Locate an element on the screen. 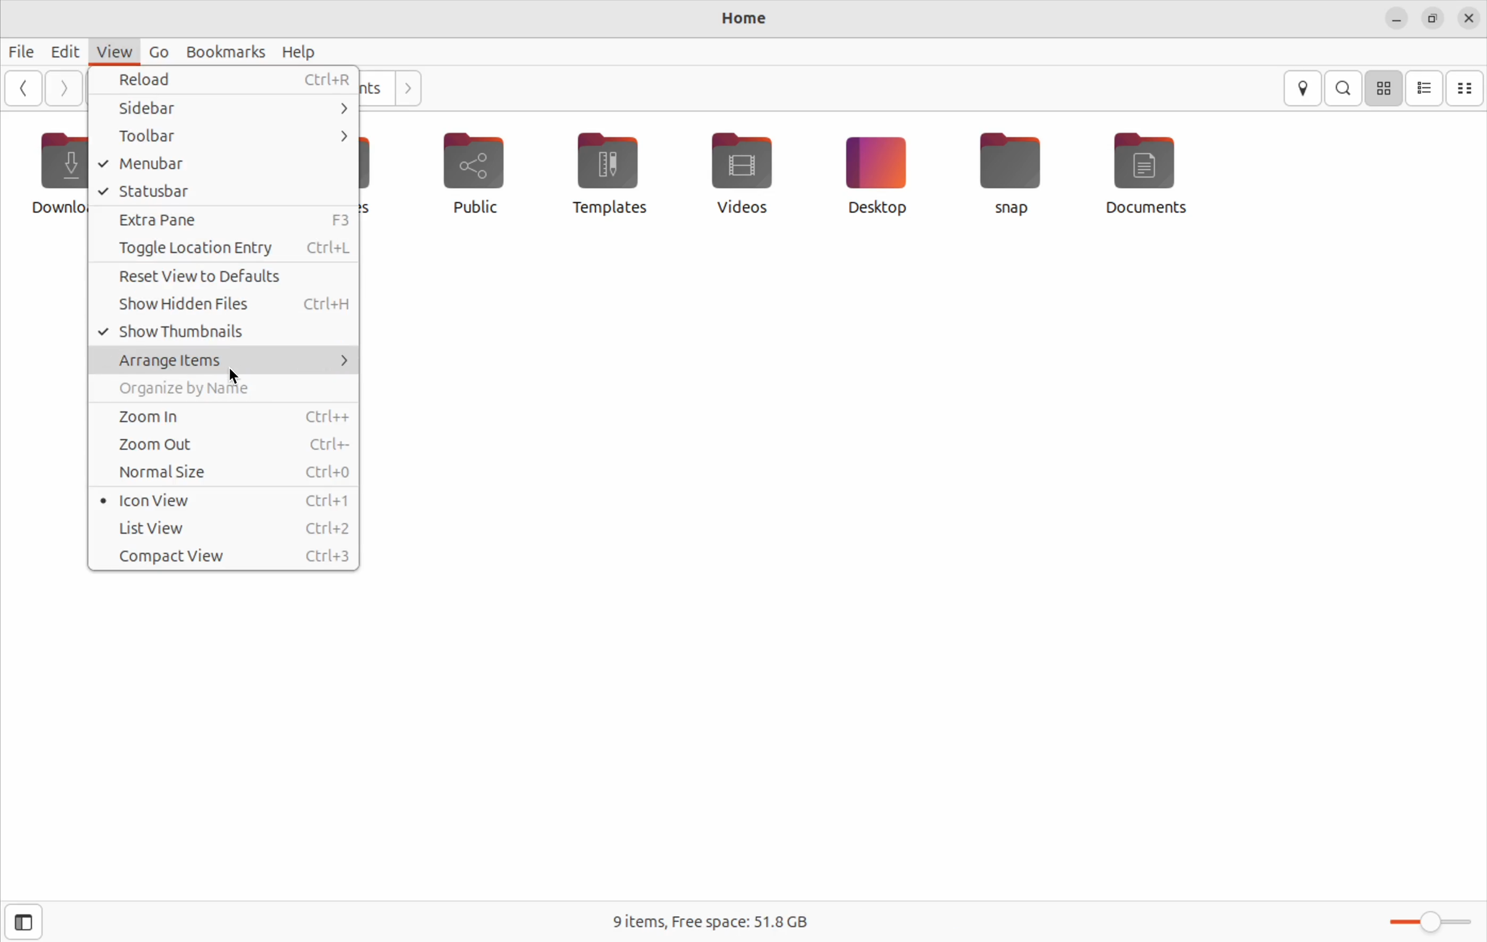 This screenshot has height=942, width=1487. desktop is located at coordinates (875, 174).